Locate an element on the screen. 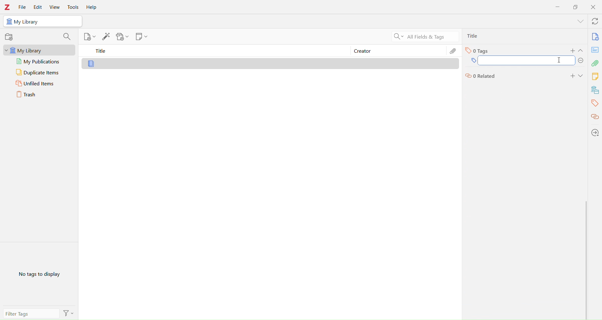  Edit is located at coordinates (454, 51).